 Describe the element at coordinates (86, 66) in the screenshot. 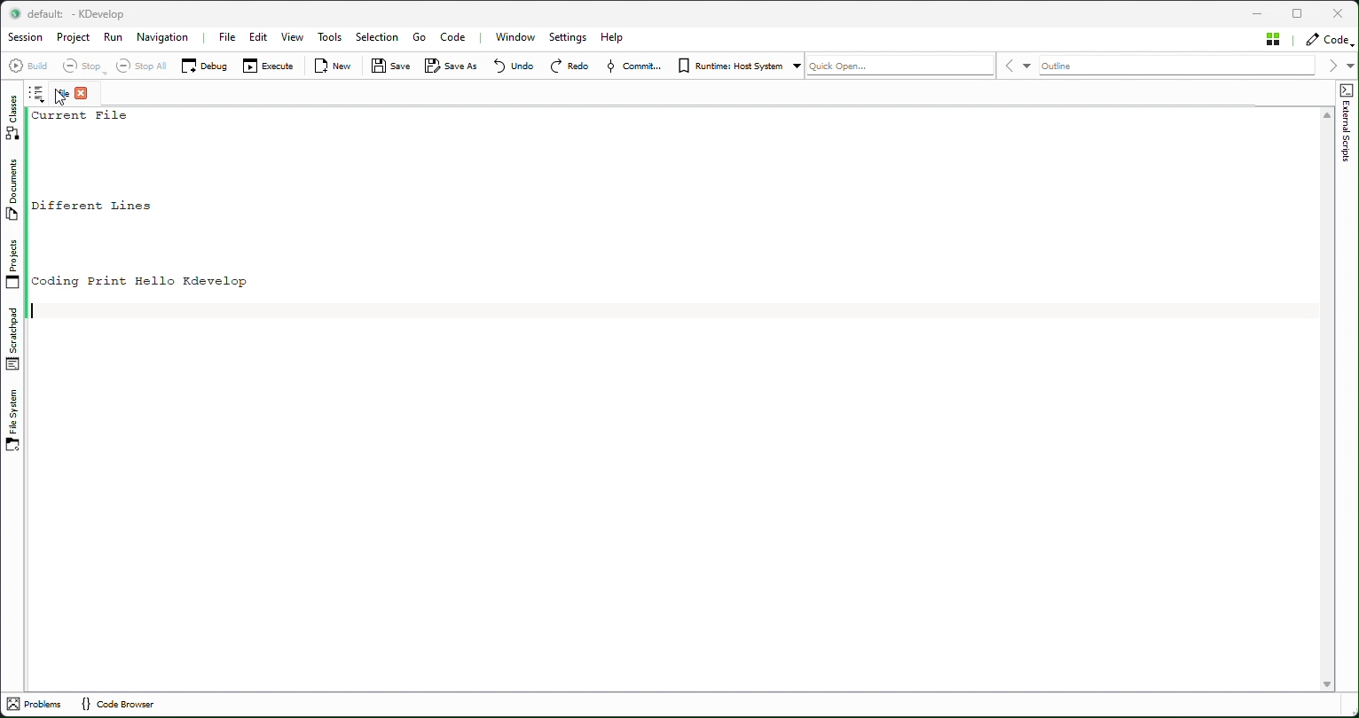

I see `Stop` at that location.